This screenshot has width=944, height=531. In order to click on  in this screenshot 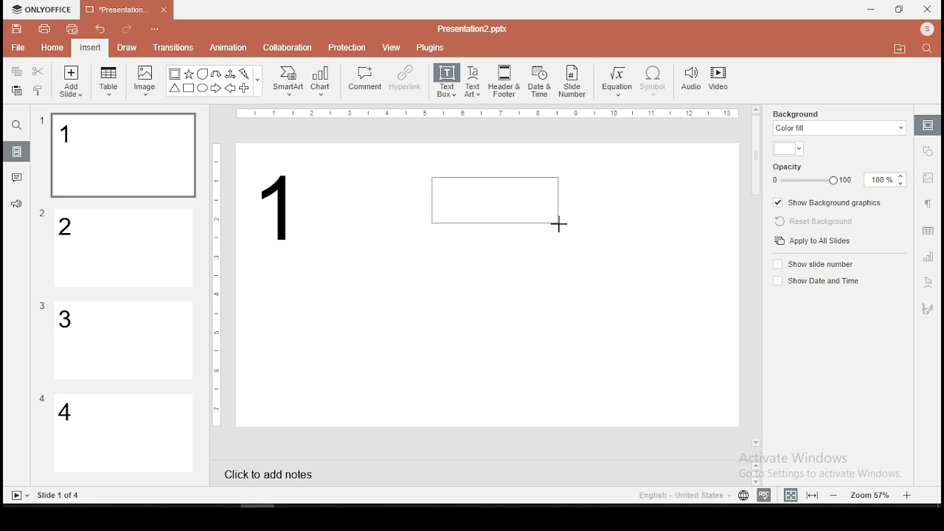, I will do `click(42, 398)`.